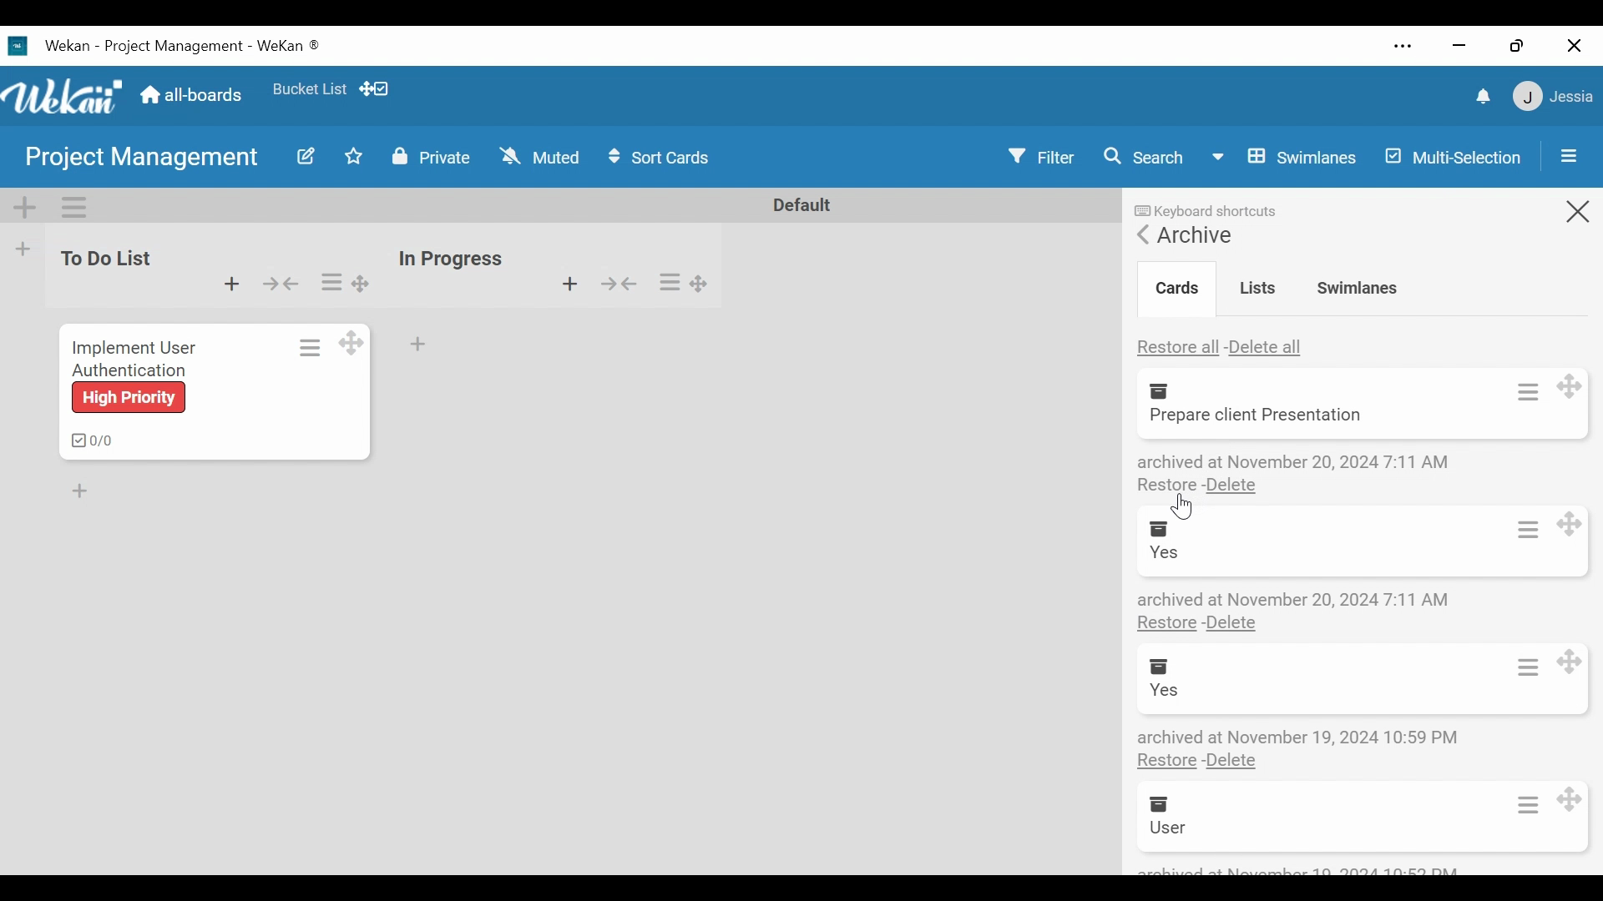 Image resolution: width=1603 pixels, height=901 pixels. I want to click on wekan logo, so click(65, 98).